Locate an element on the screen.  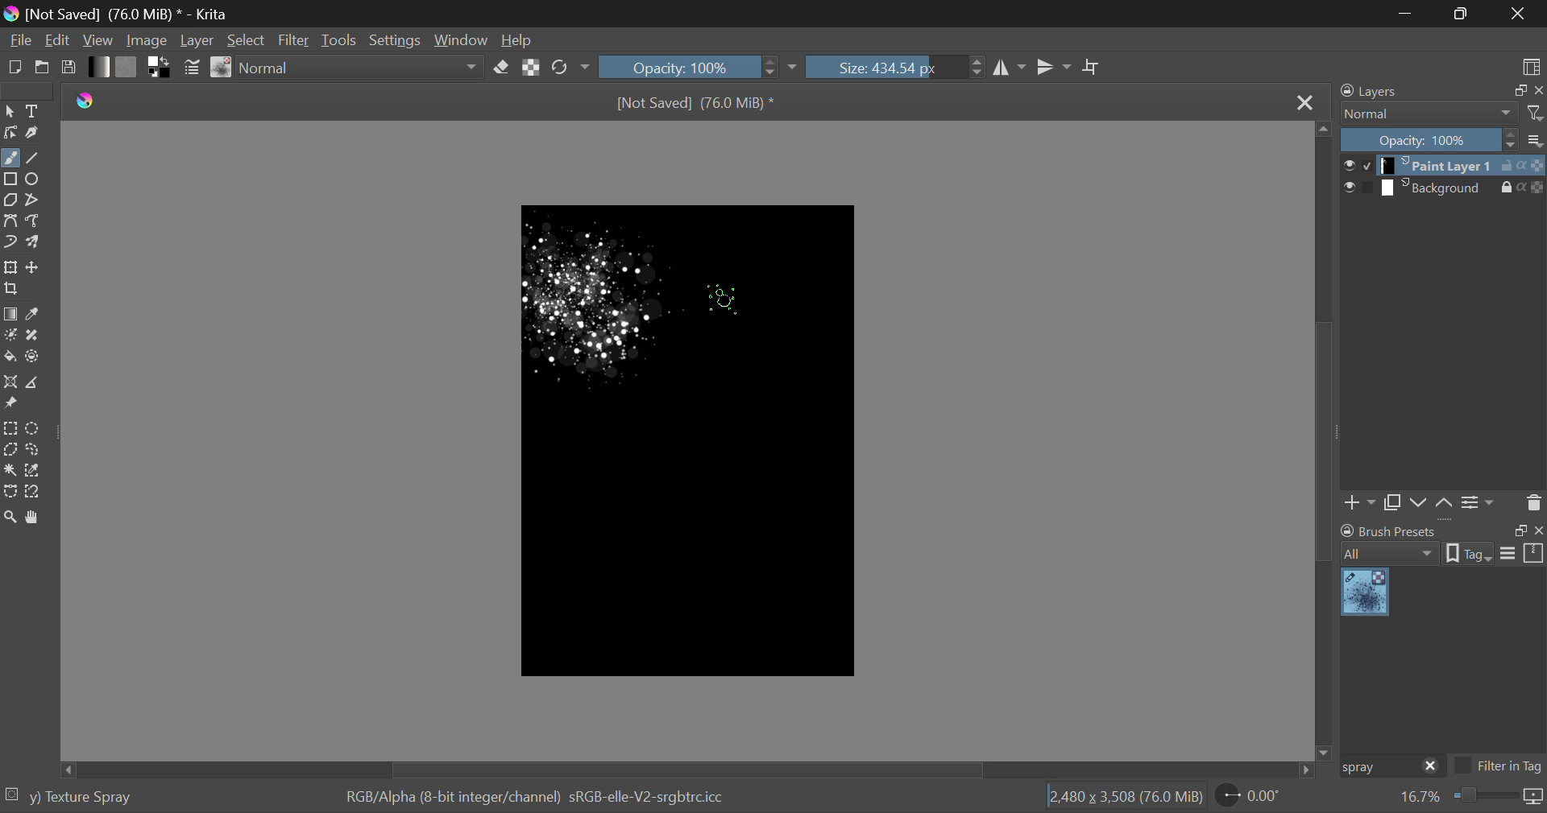
Layer Movement down is located at coordinates (1420, 504).